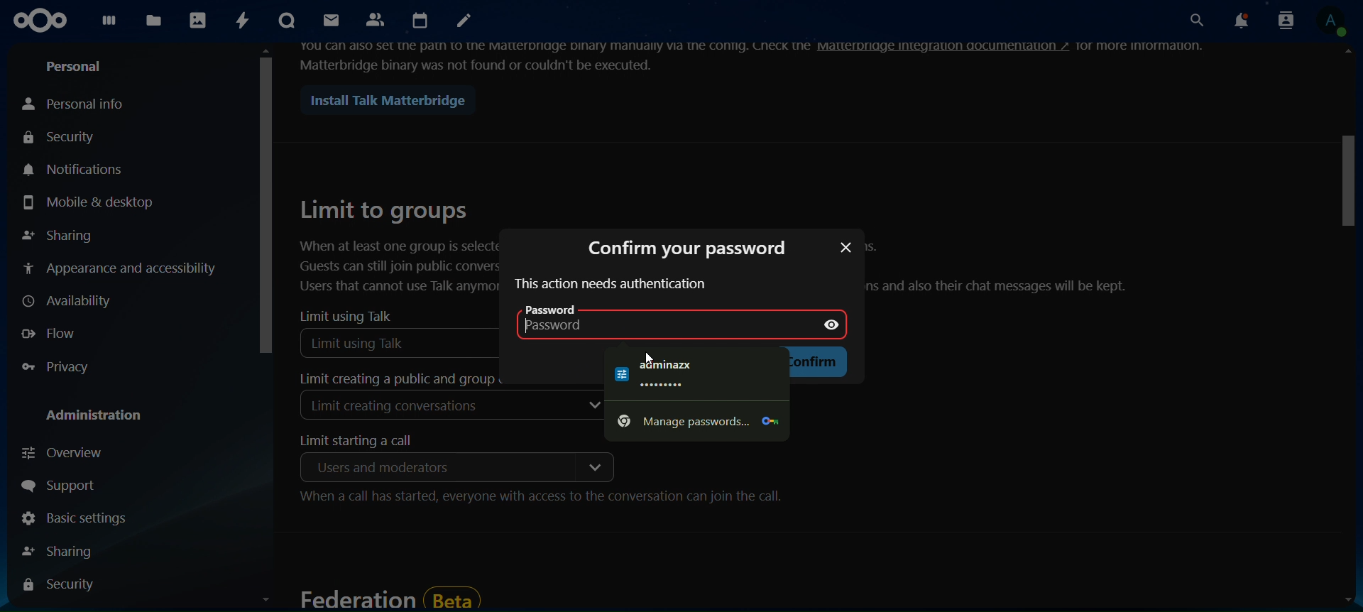 This screenshot has width=1363, height=612. Describe the element at coordinates (243, 20) in the screenshot. I see `activity` at that location.